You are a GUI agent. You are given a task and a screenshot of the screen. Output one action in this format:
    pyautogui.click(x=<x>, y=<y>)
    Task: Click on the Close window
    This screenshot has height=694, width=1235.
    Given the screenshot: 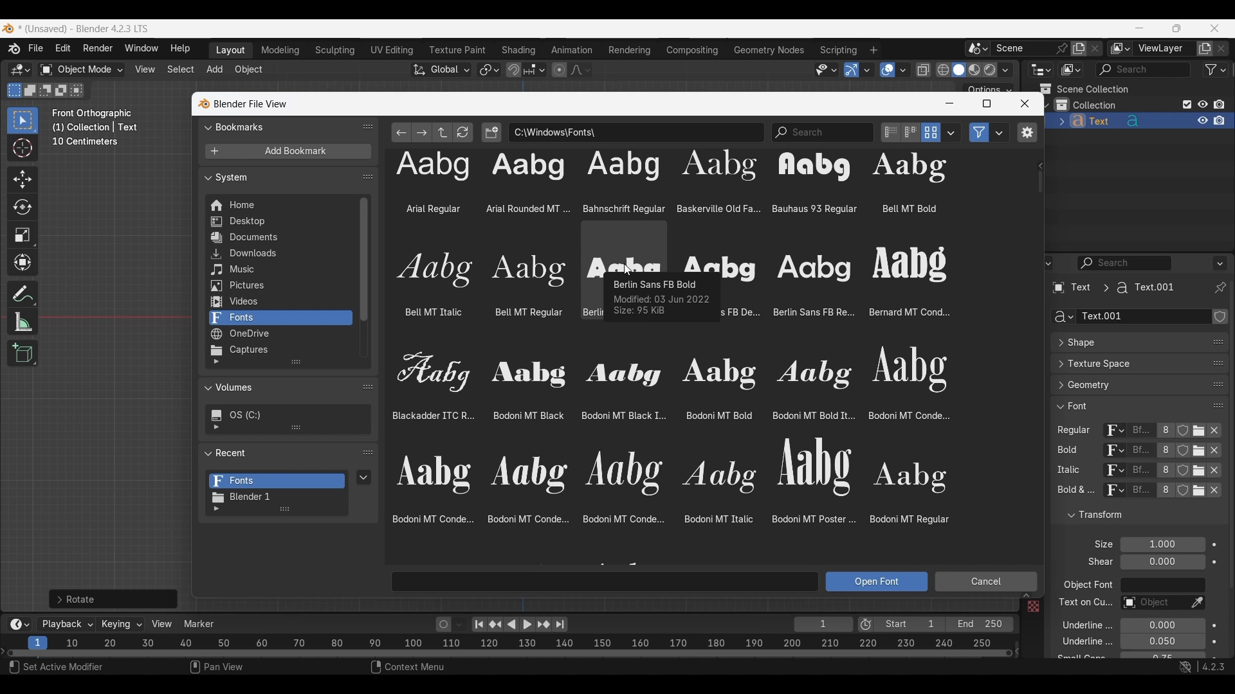 What is the action you would take?
    pyautogui.click(x=1025, y=103)
    